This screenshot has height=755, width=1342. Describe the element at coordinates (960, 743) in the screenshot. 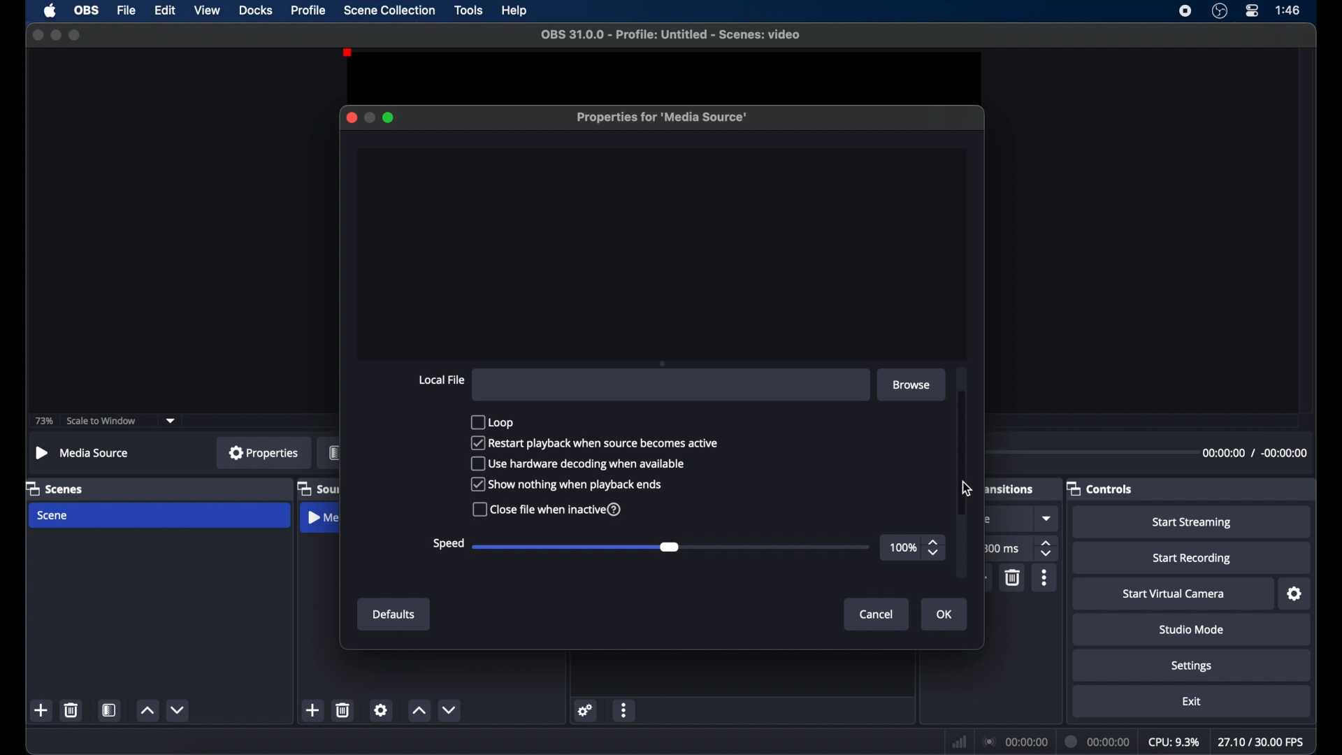

I see `network` at that location.